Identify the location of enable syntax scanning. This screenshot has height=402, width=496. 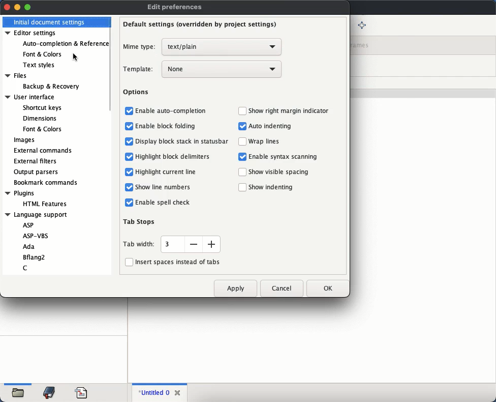
(278, 157).